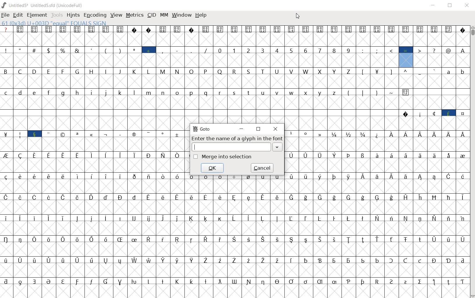  Describe the element at coordinates (92, 158) in the screenshot. I see `glyphs` at that location.